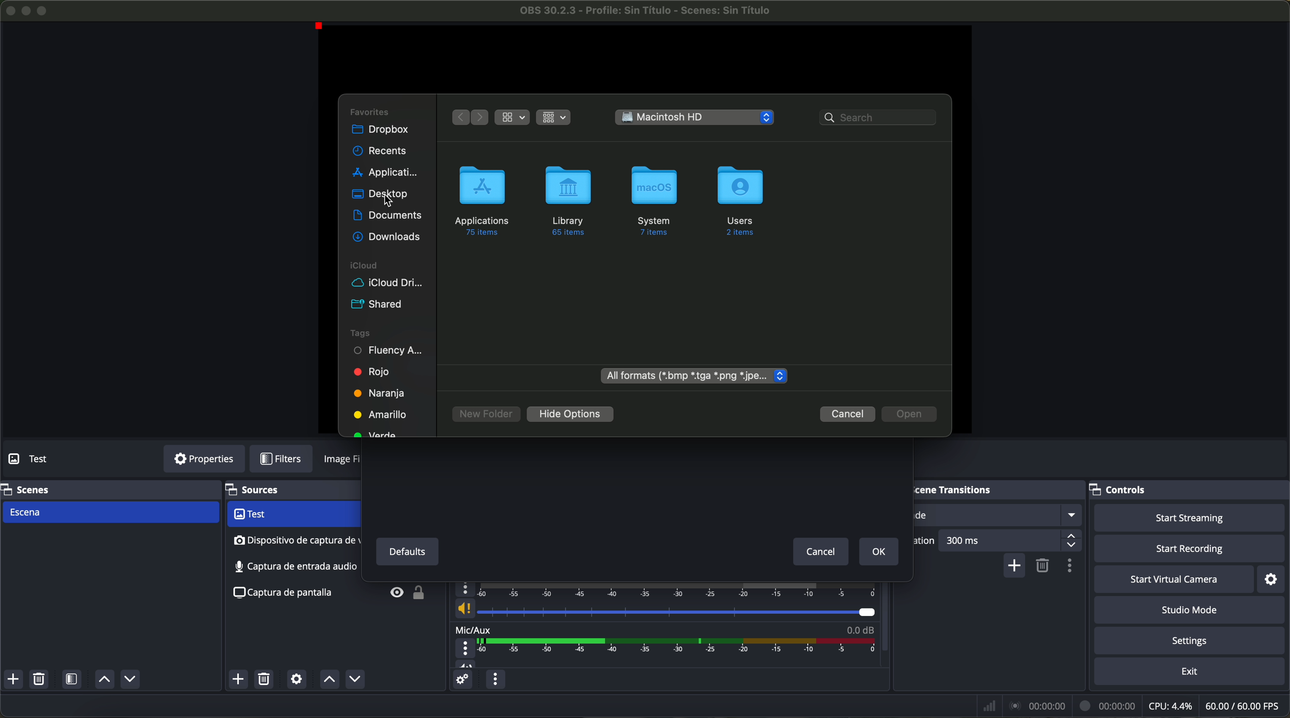 The height and width of the screenshot is (718, 1290). Describe the element at coordinates (879, 552) in the screenshot. I see `OK` at that location.